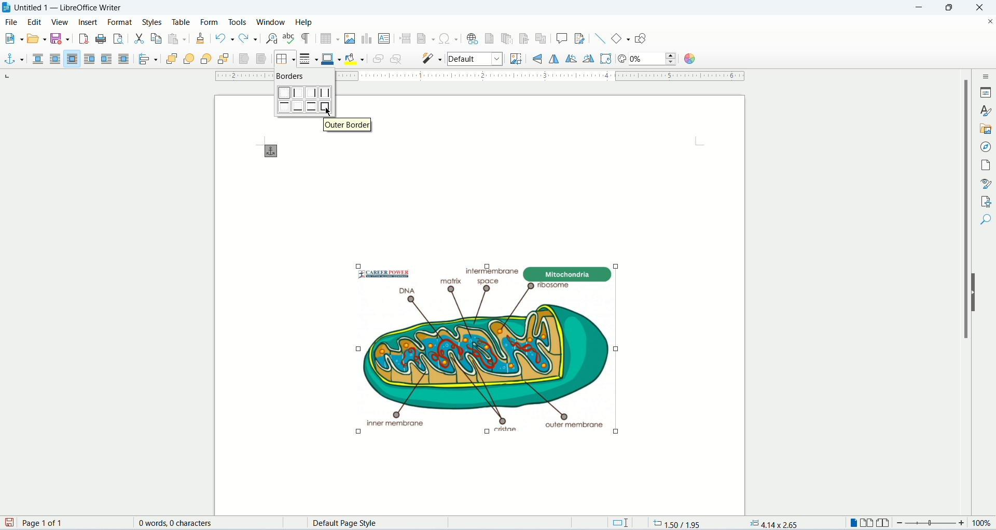  Describe the element at coordinates (12, 37) in the screenshot. I see `new` at that location.